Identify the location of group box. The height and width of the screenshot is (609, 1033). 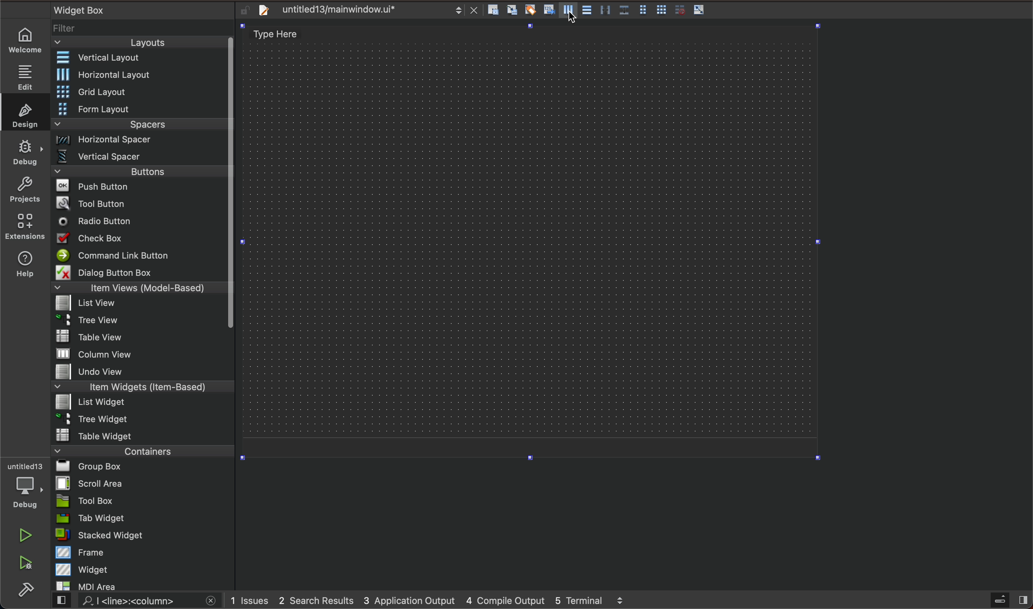
(144, 467).